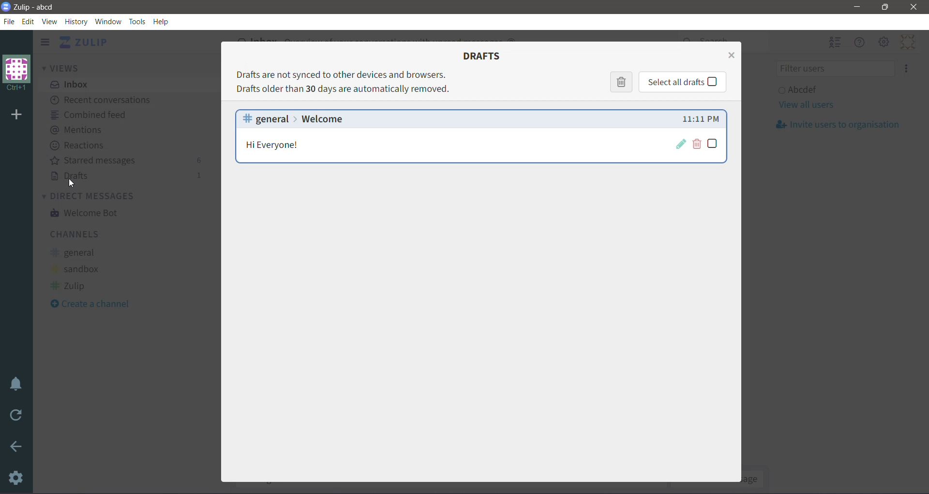 The image size is (929, 494). Describe the element at coordinates (714, 144) in the screenshot. I see `Select draft` at that location.